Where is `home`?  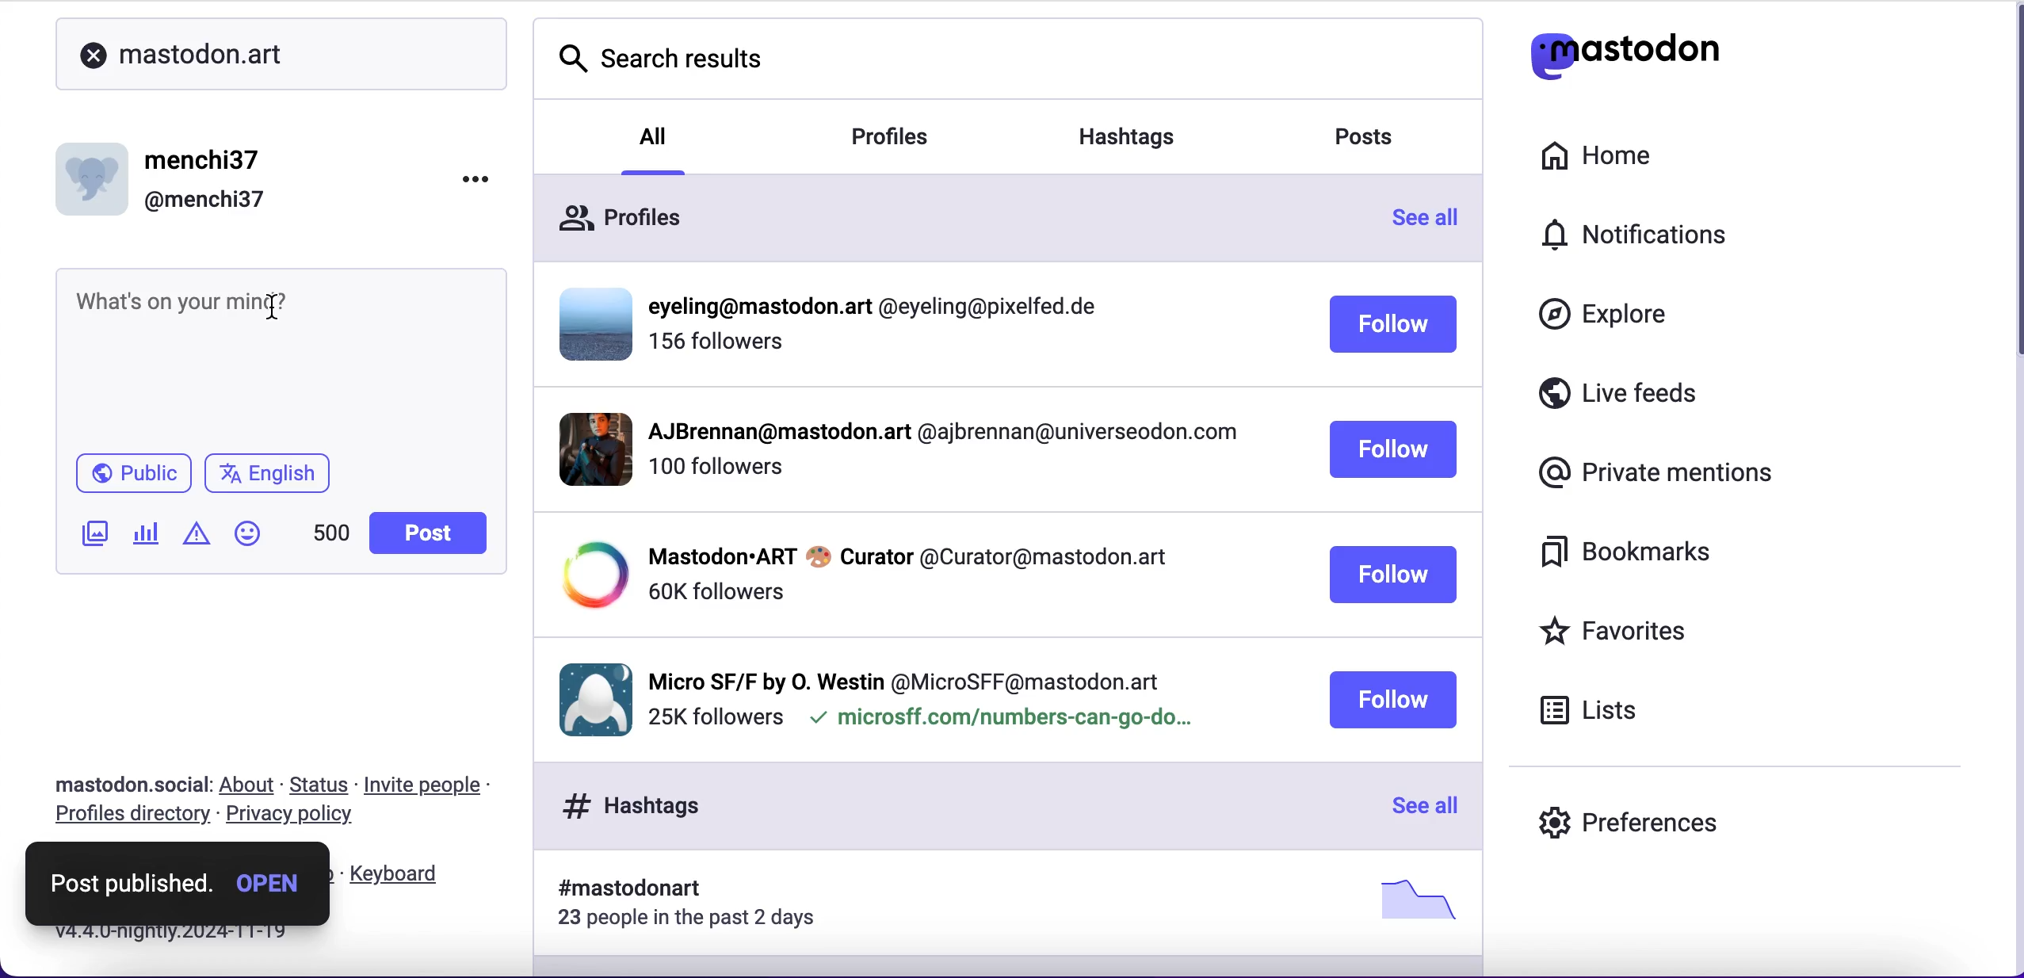 home is located at coordinates (1617, 157).